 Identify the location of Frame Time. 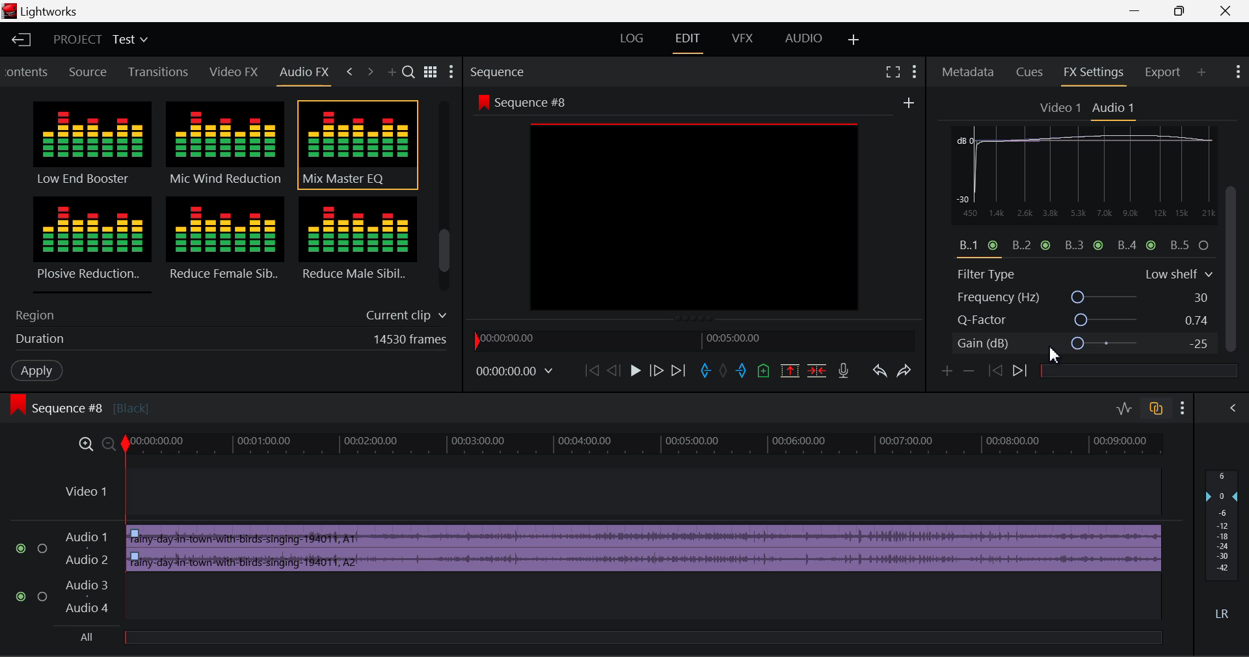
(513, 371).